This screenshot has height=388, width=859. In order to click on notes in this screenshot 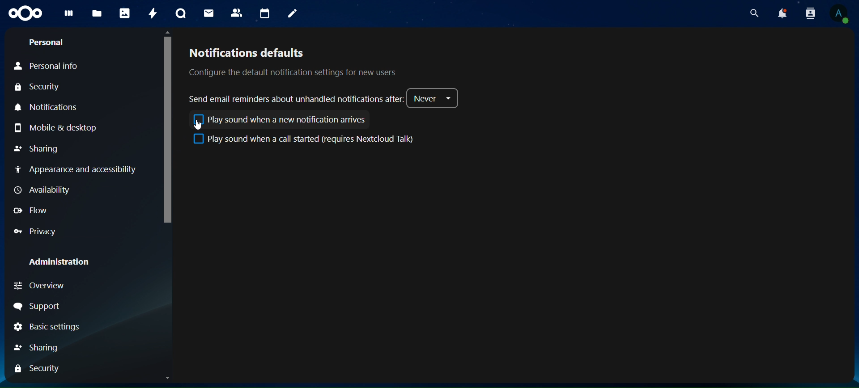, I will do `click(293, 13)`.